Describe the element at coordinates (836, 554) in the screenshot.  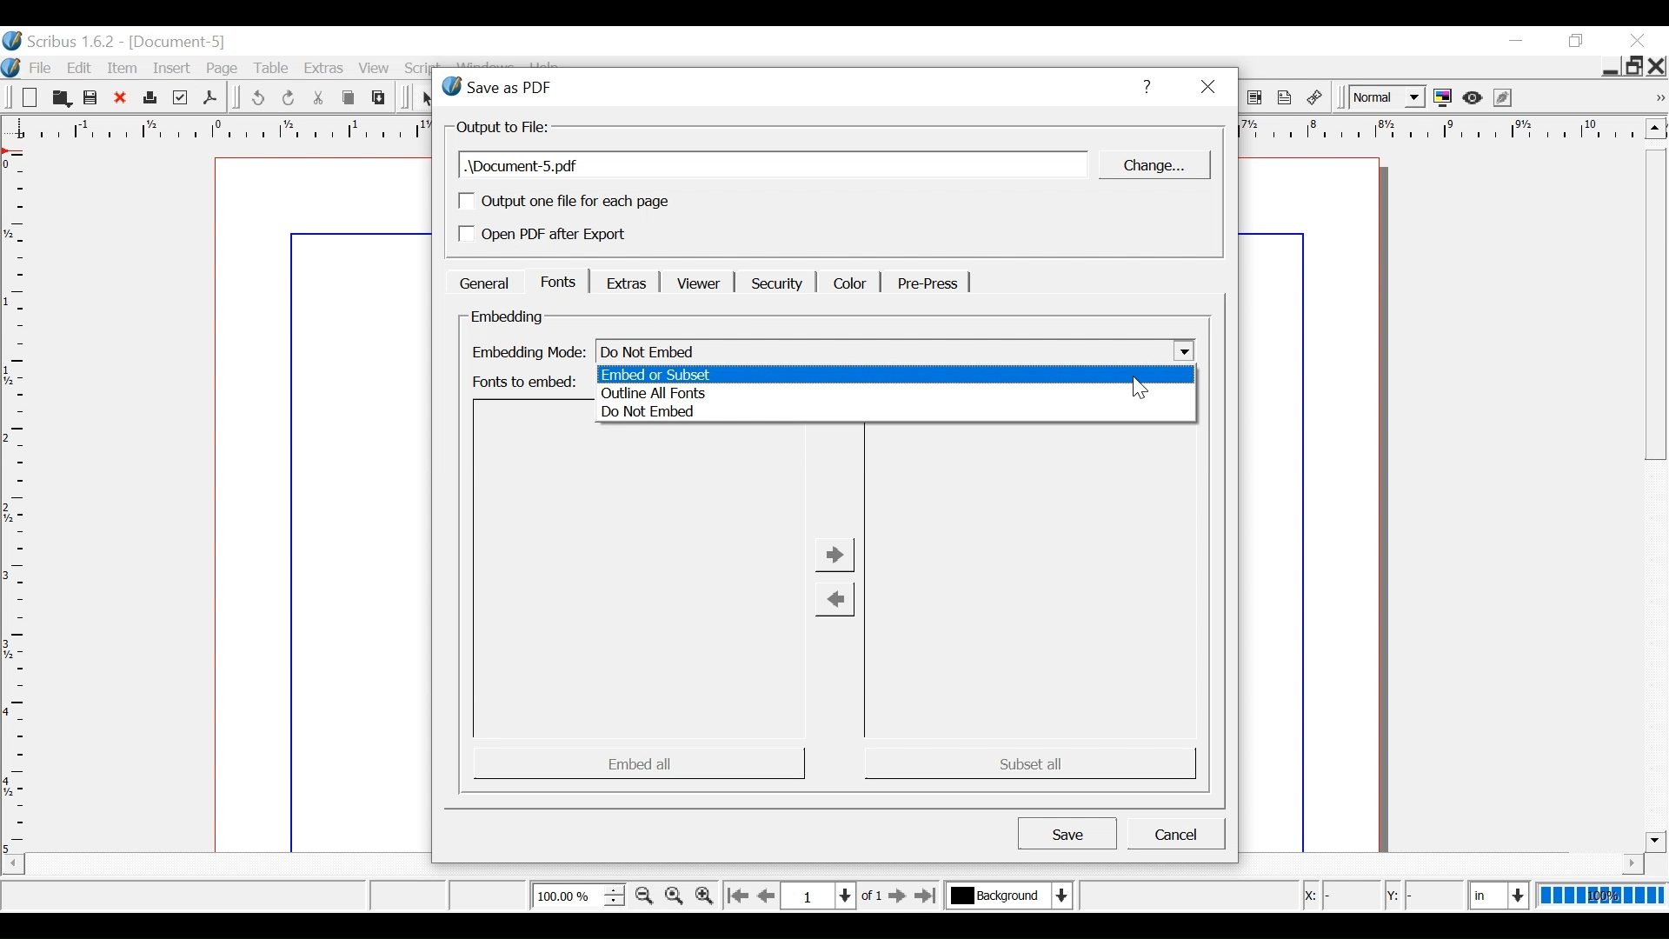
I see `Change to` at that location.